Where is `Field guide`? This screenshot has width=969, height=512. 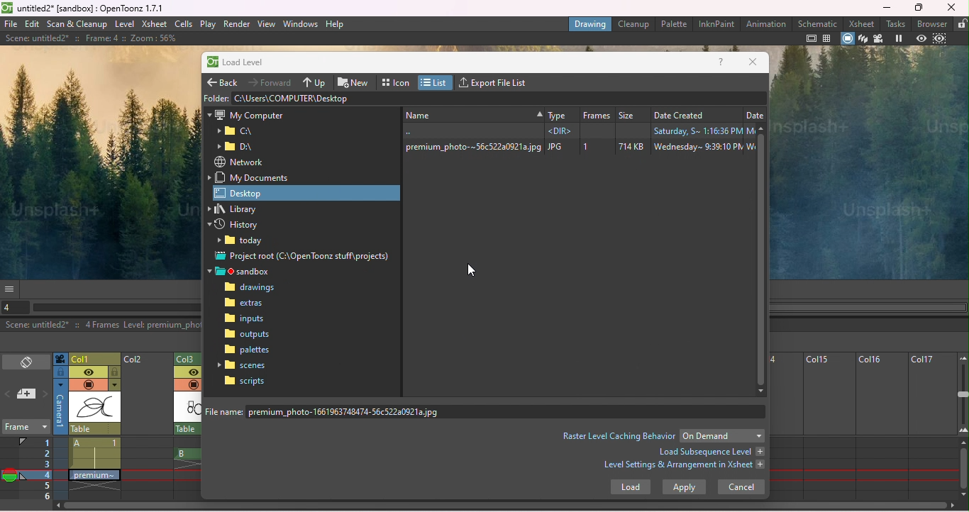 Field guide is located at coordinates (829, 38).